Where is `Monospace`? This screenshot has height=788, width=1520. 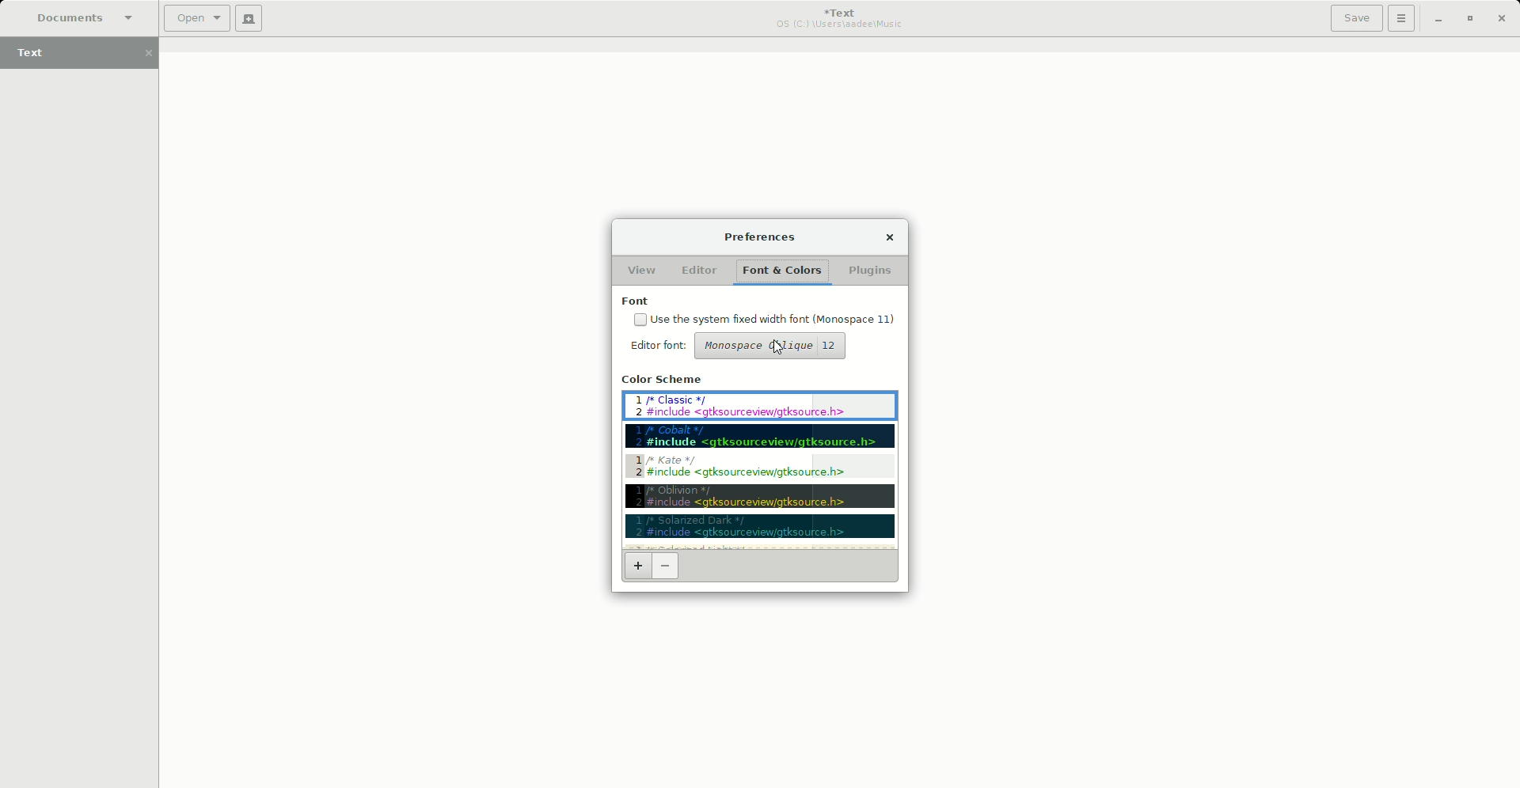
Monospace is located at coordinates (773, 347).